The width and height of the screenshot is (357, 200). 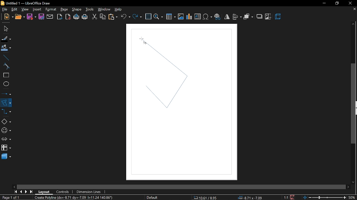 What do you see at coordinates (5, 9) in the screenshot?
I see `file` at bounding box center [5, 9].